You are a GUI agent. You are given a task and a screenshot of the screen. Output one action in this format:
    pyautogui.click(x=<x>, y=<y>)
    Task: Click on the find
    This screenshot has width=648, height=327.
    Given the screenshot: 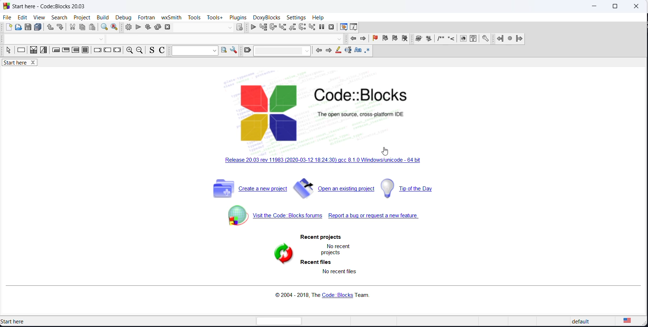 What is the action you would take?
    pyautogui.click(x=103, y=27)
    